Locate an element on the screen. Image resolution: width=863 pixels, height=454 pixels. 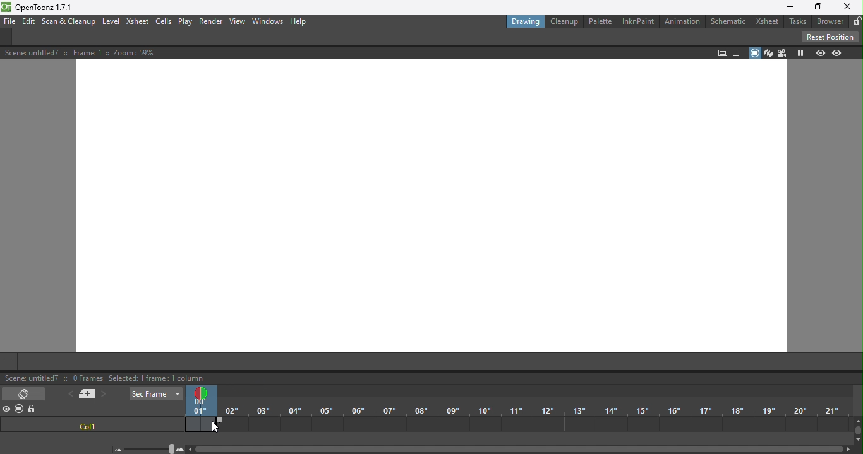
Freeze is located at coordinates (799, 53).